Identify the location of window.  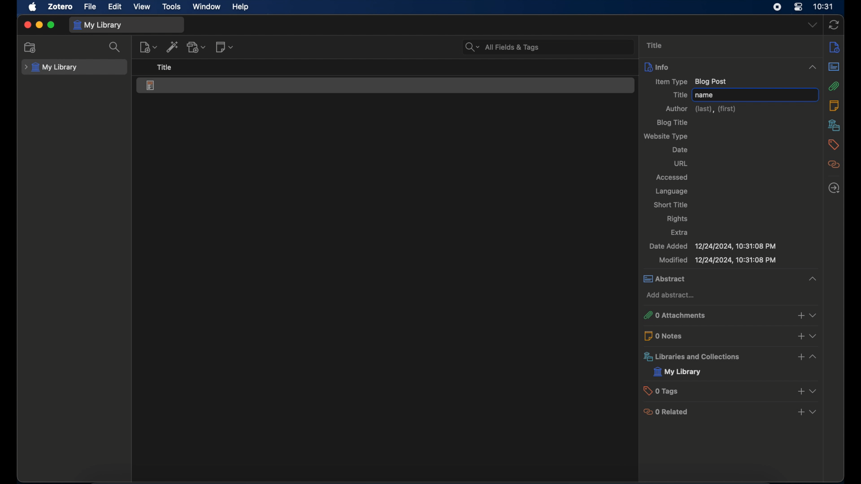
(207, 6).